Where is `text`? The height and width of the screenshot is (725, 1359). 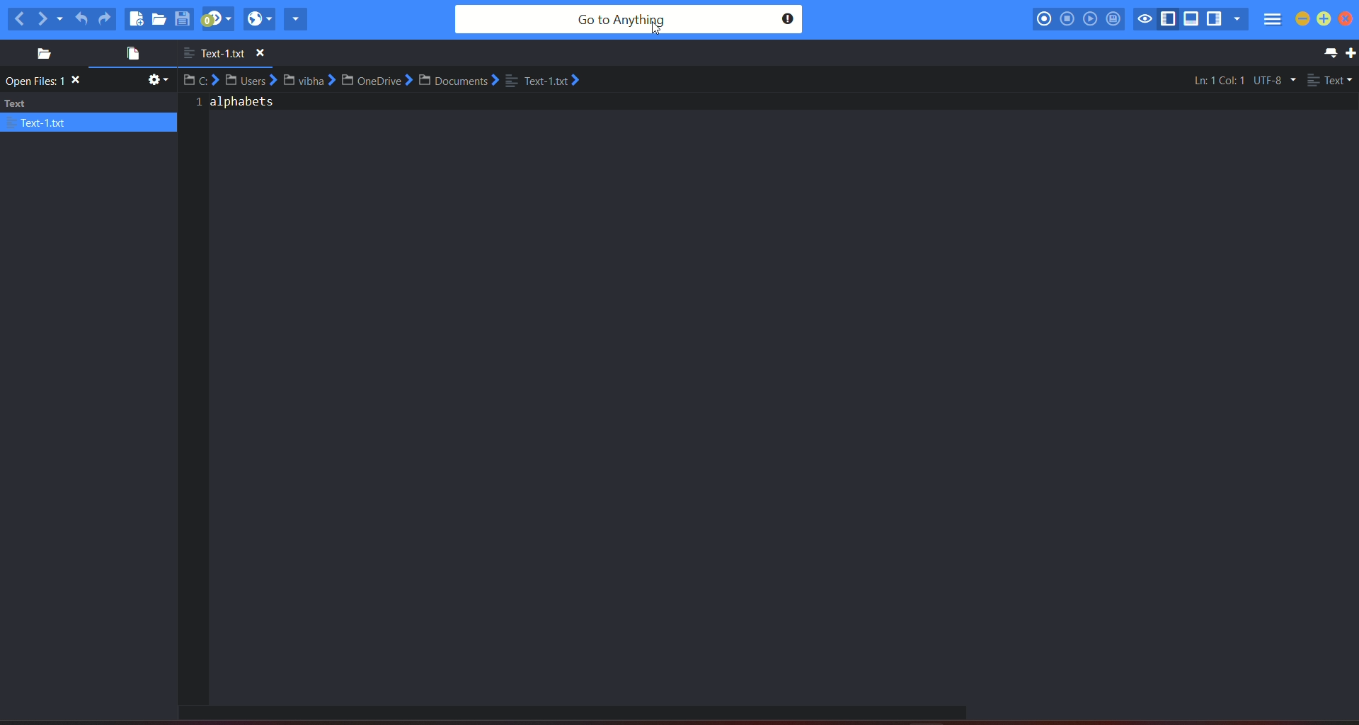 text is located at coordinates (239, 107).